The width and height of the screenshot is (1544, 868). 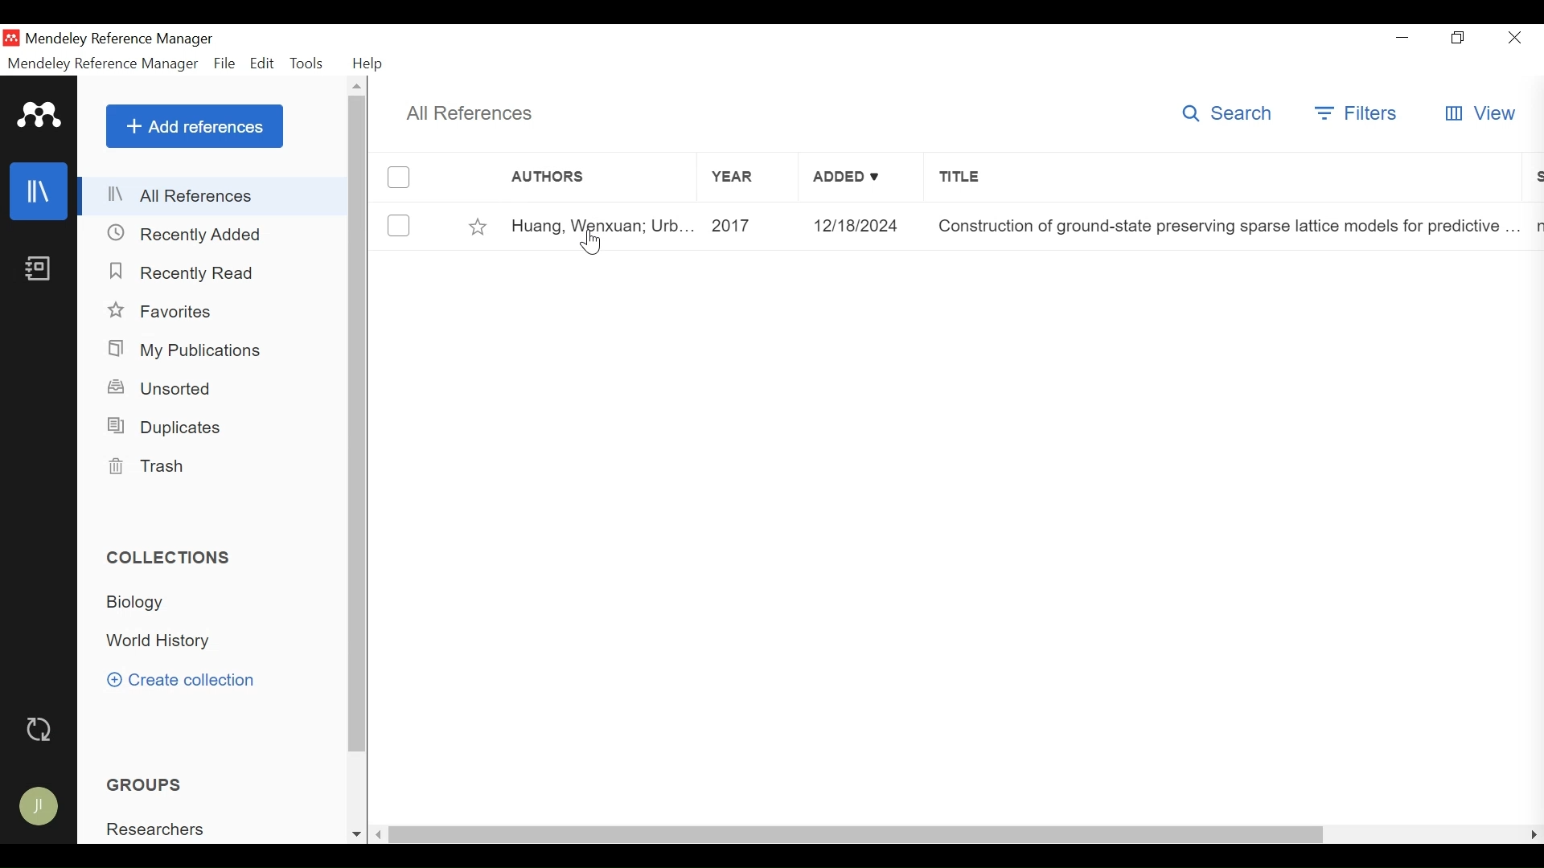 I want to click on Added, so click(x=862, y=227).